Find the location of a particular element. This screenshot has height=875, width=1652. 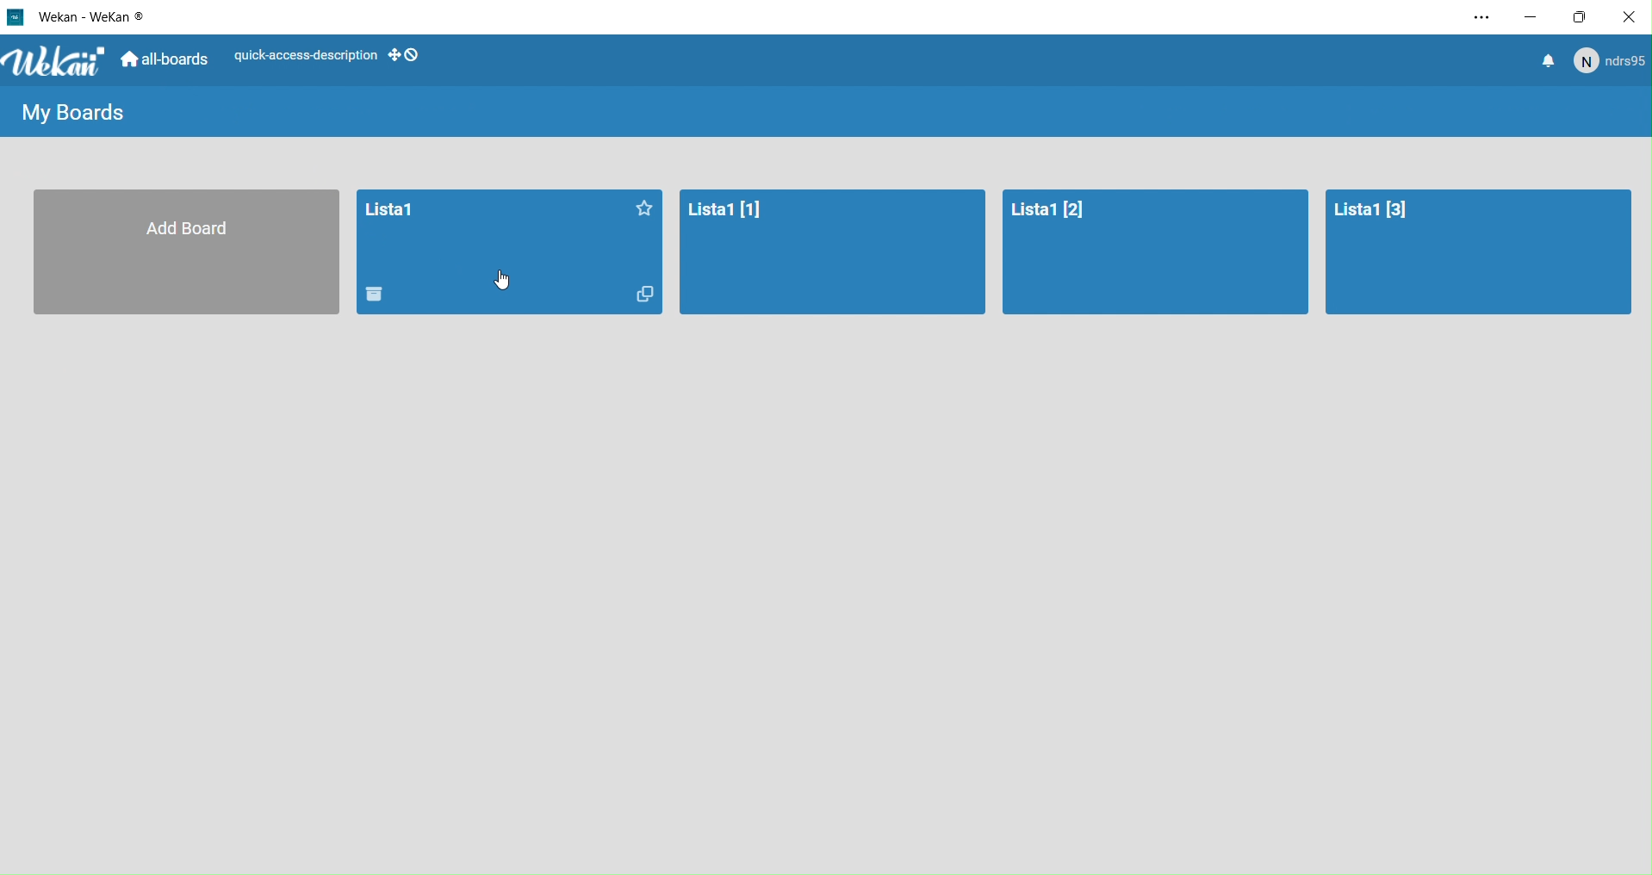

Board4 is located at coordinates (1479, 254).